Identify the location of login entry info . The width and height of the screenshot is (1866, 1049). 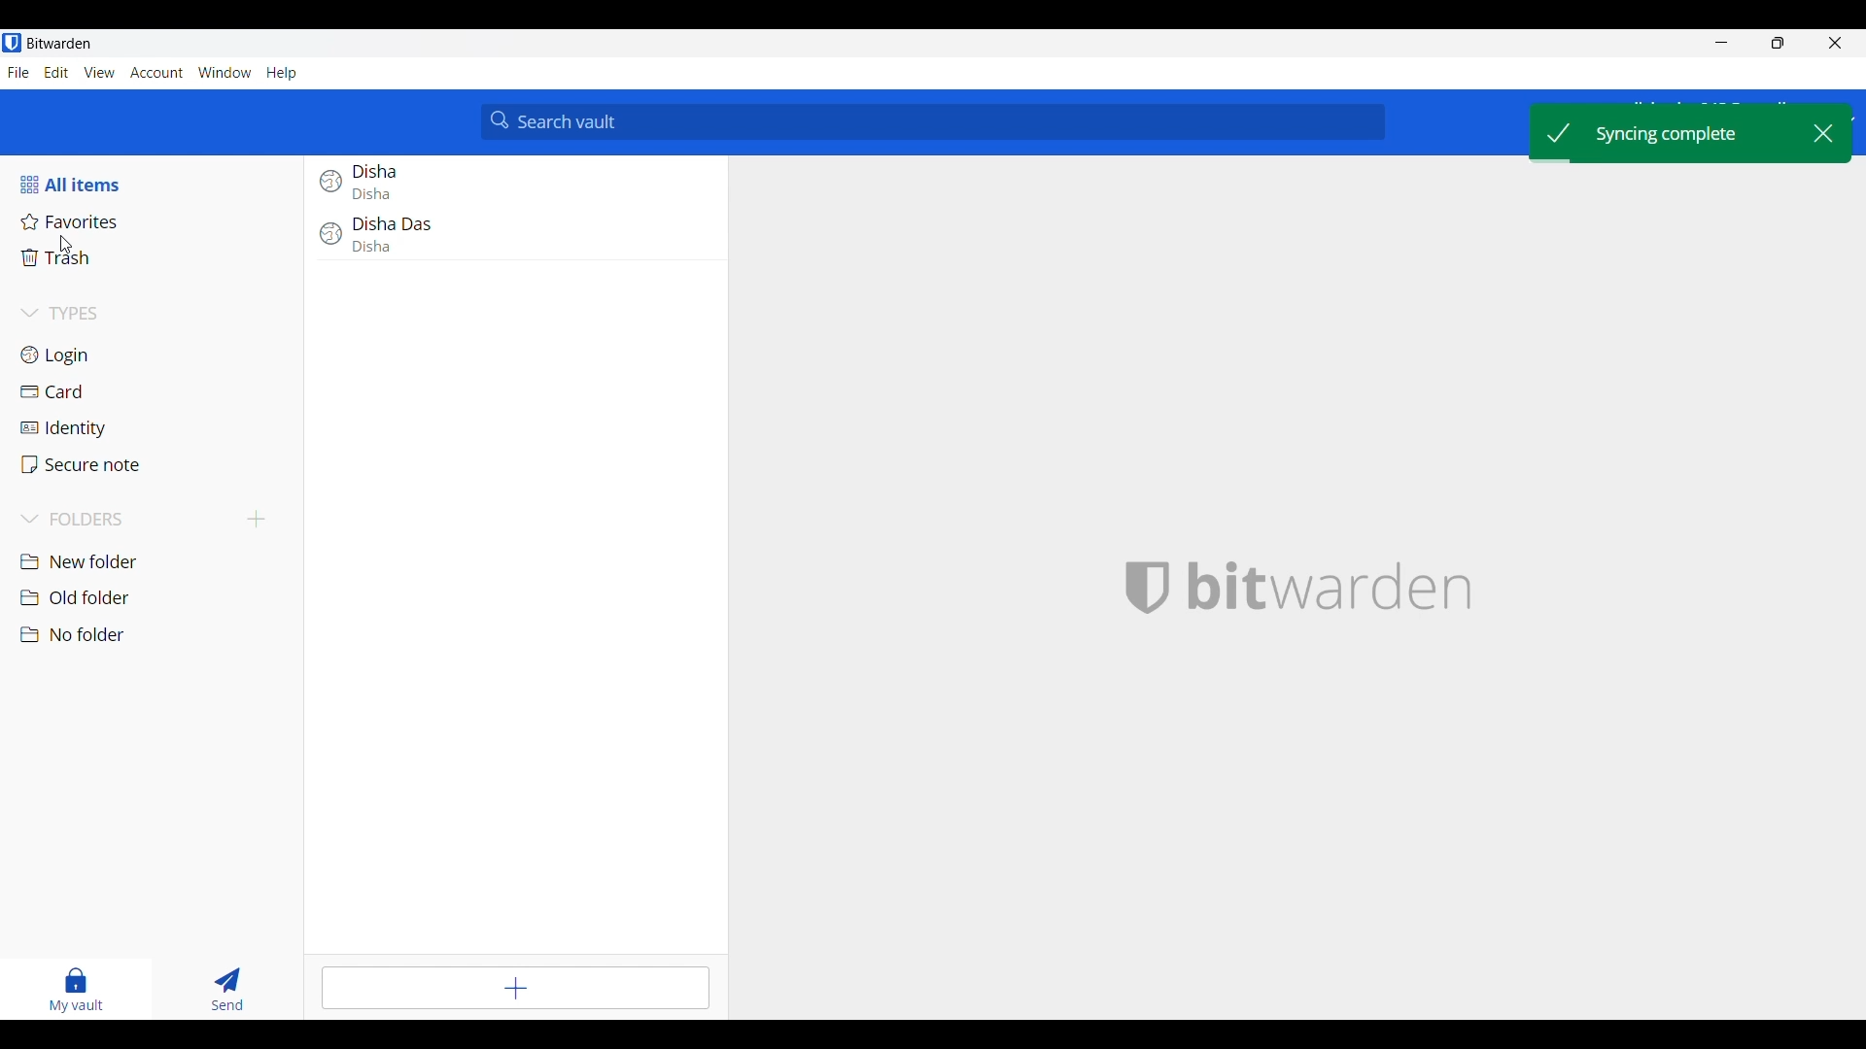
(505, 184).